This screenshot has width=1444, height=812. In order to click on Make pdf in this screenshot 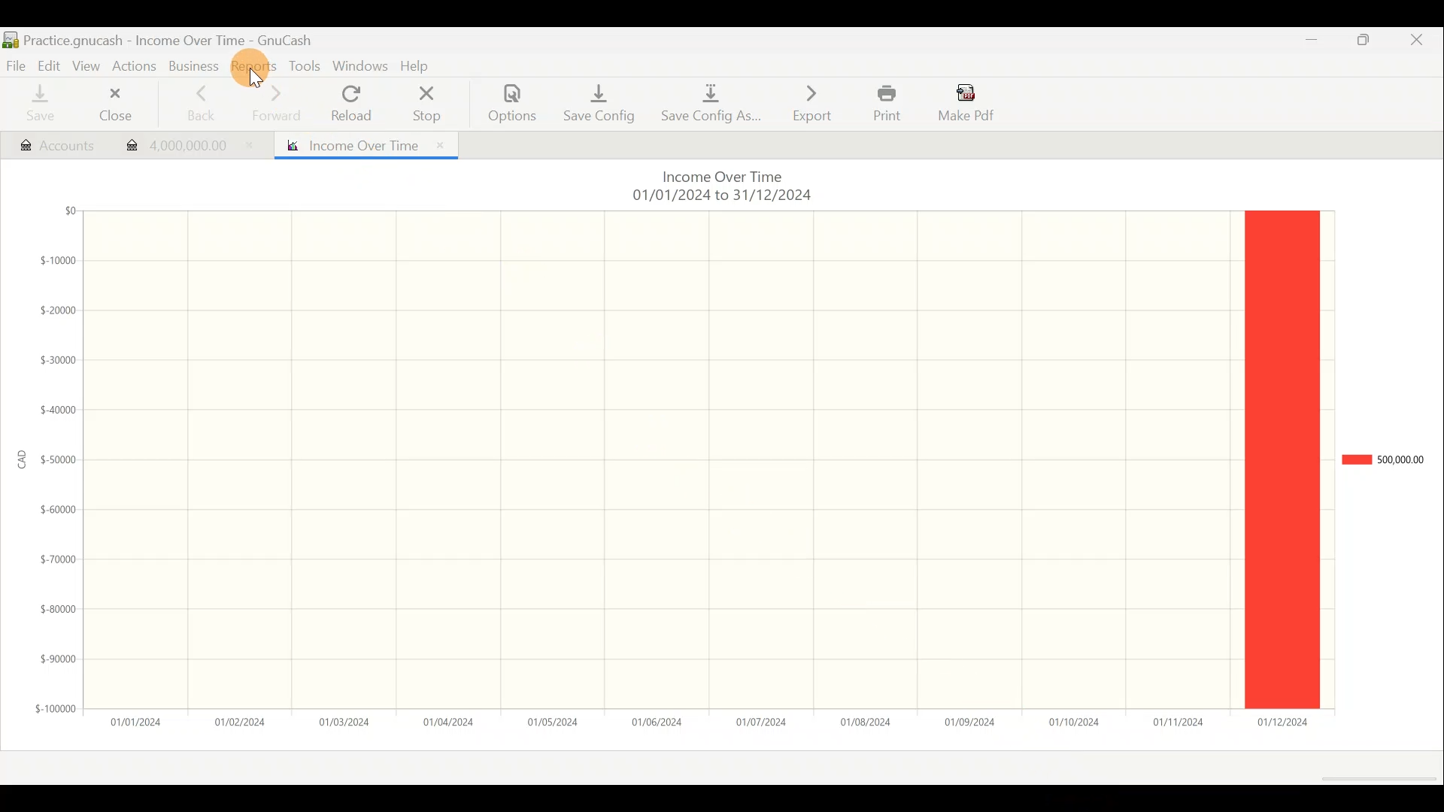, I will do `click(971, 105)`.